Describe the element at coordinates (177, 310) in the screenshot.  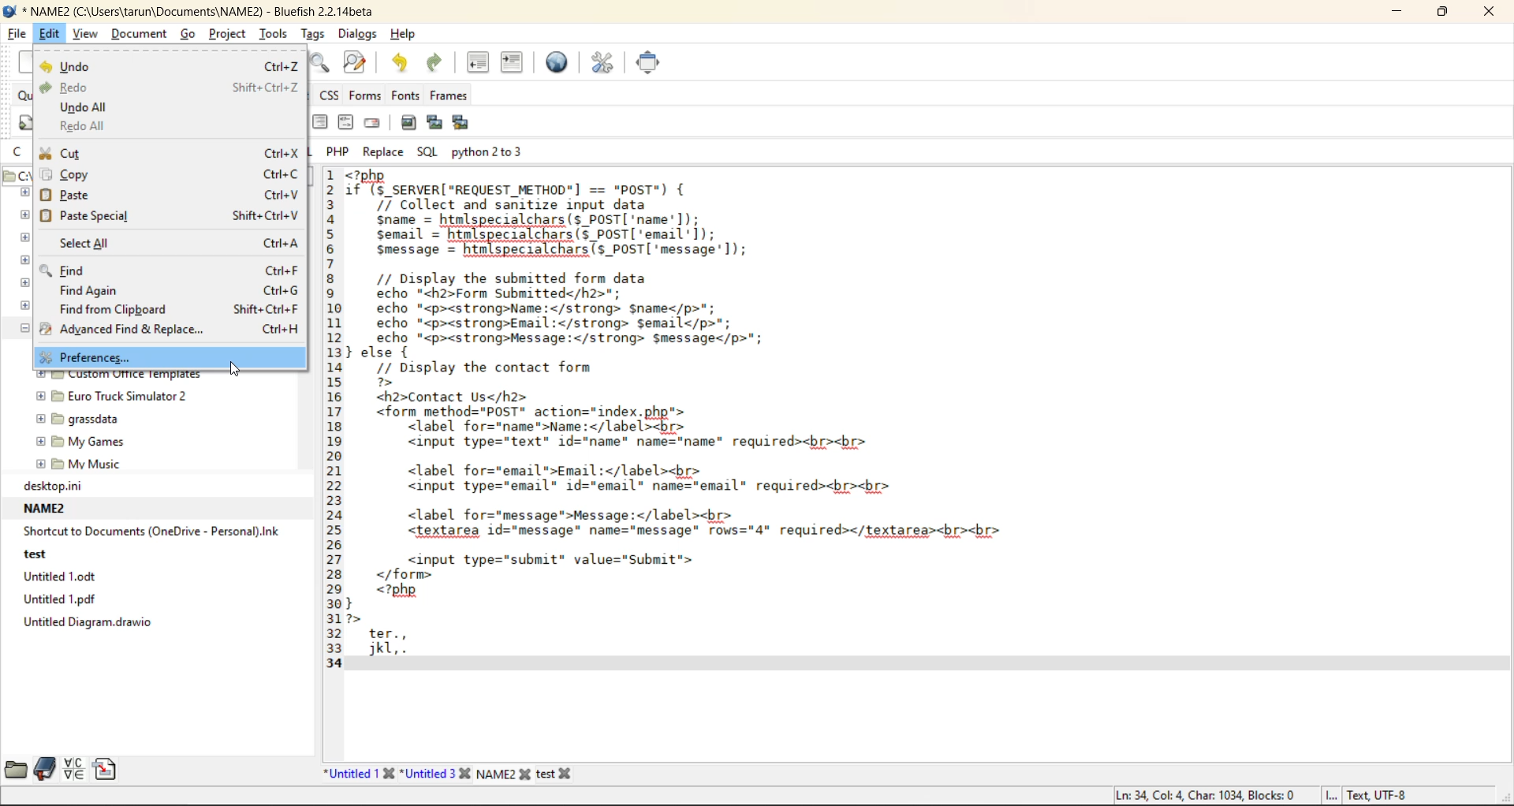
I see `find from clipboard` at that location.